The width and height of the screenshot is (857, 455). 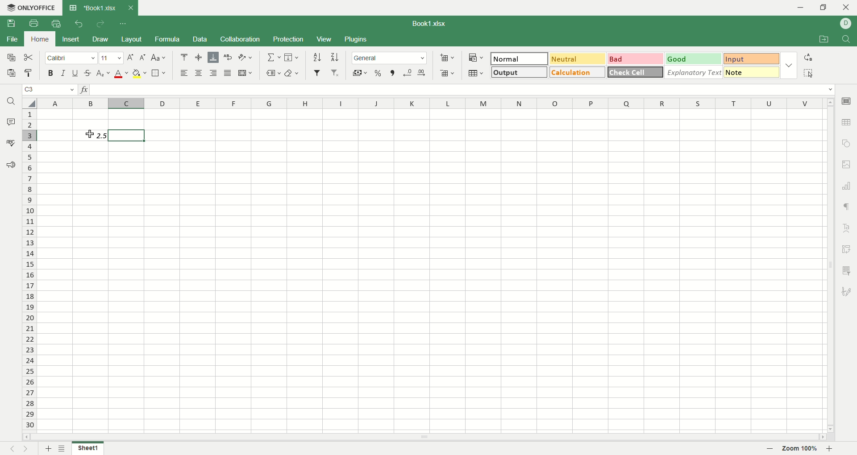 I want to click on Next, so click(x=27, y=448).